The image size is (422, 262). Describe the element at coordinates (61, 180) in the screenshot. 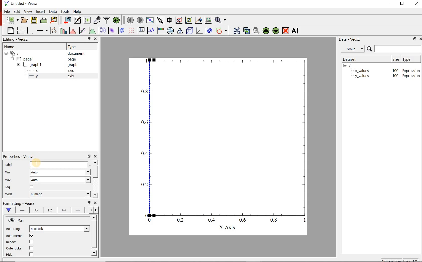

I see `auto` at that location.